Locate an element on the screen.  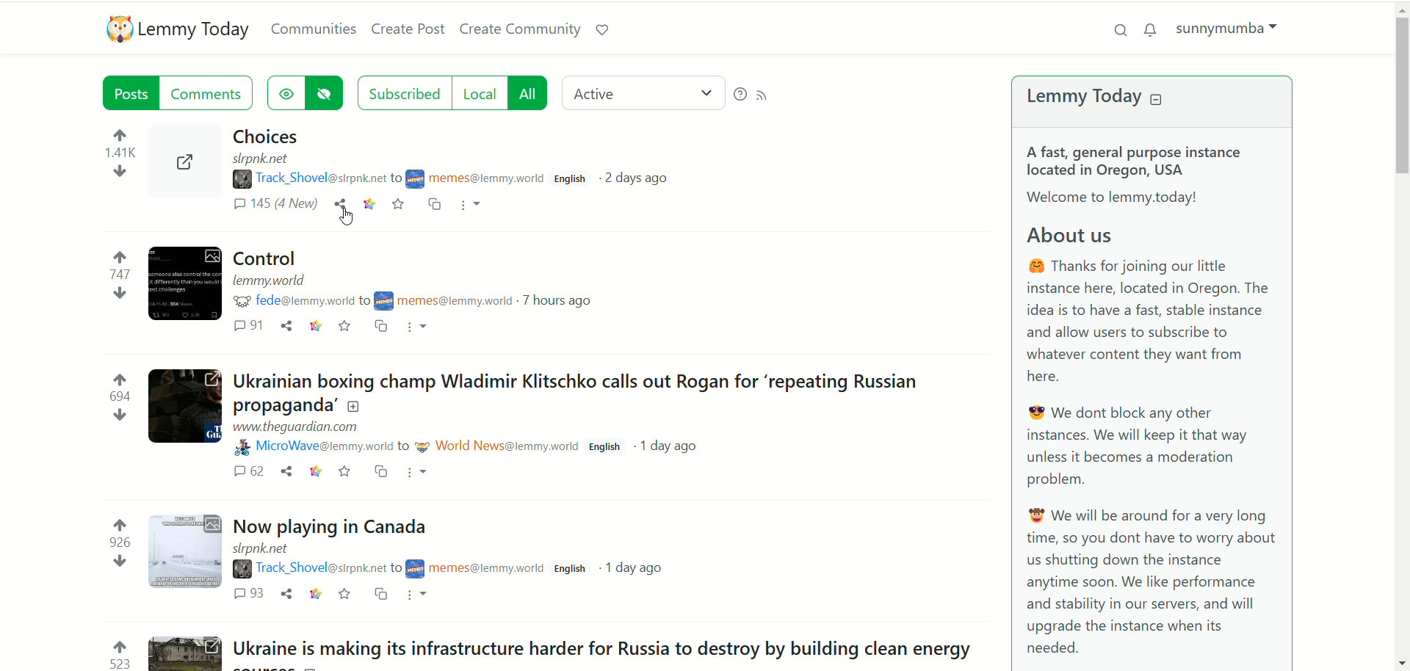
Post on "Ukraine is making its infrastructure harder for Russia to destroy by building clean energy" is located at coordinates (603, 647).